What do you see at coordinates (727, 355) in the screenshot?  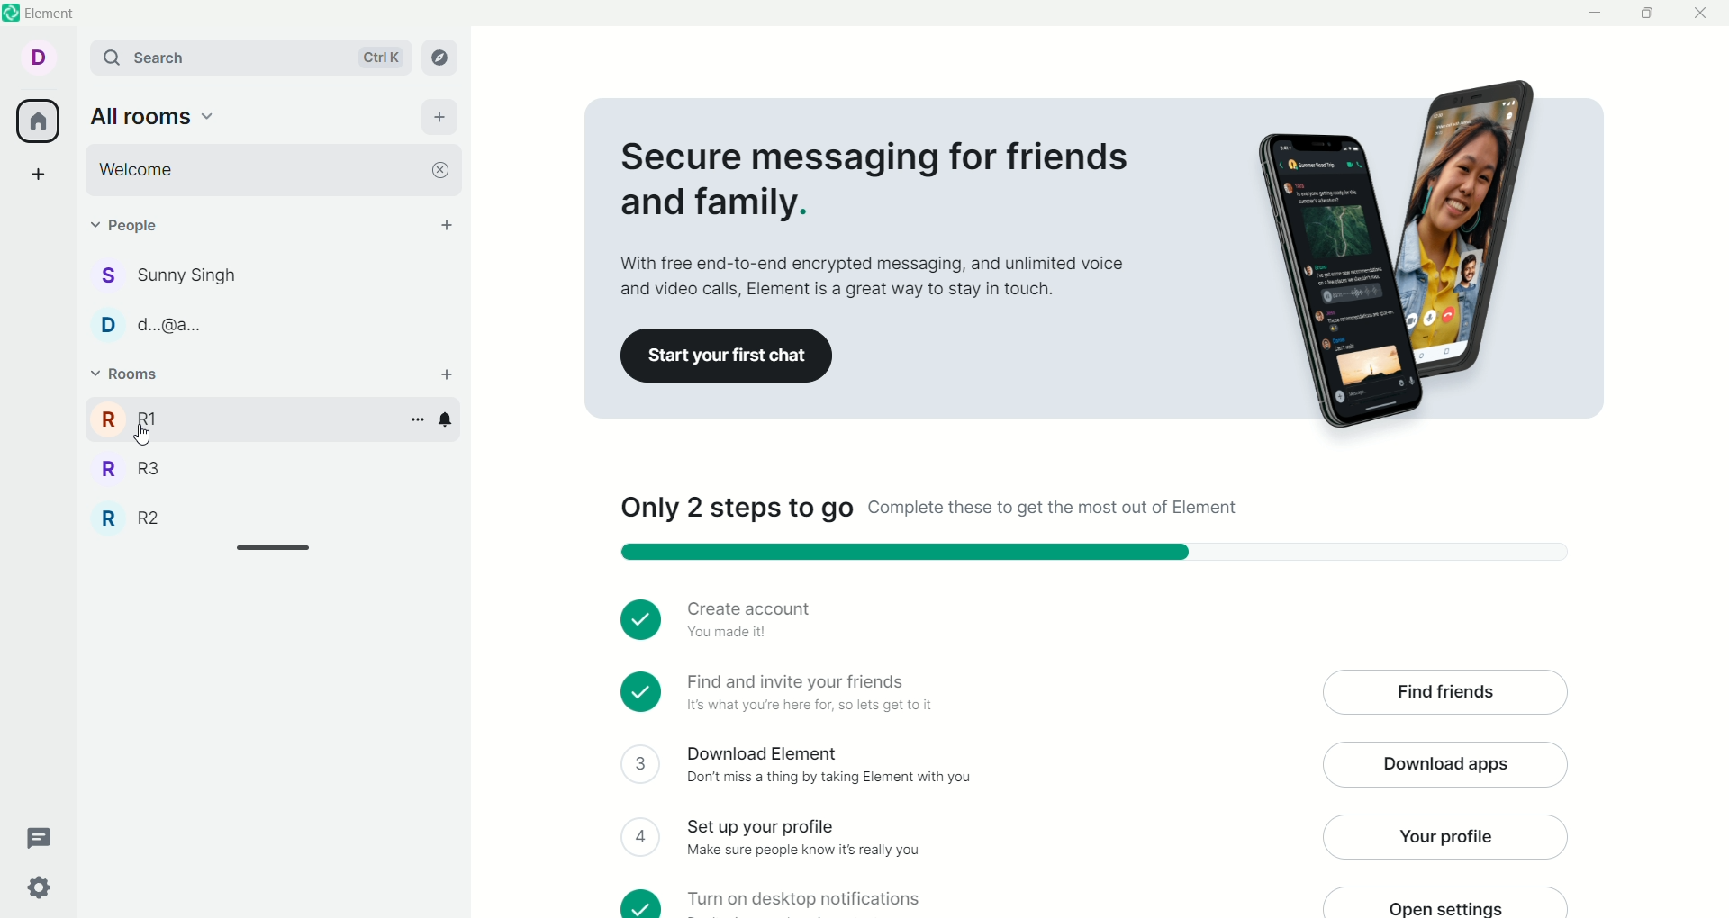 I see `Click to start first chat` at bounding box center [727, 355].